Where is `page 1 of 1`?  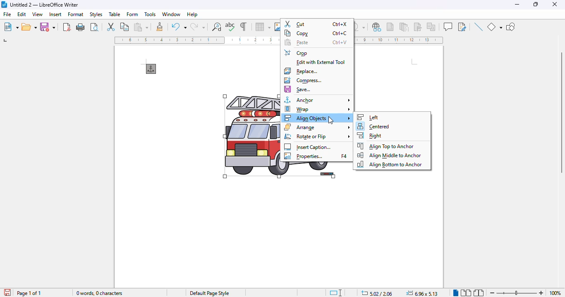 page 1 of 1 is located at coordinates (29, 293).